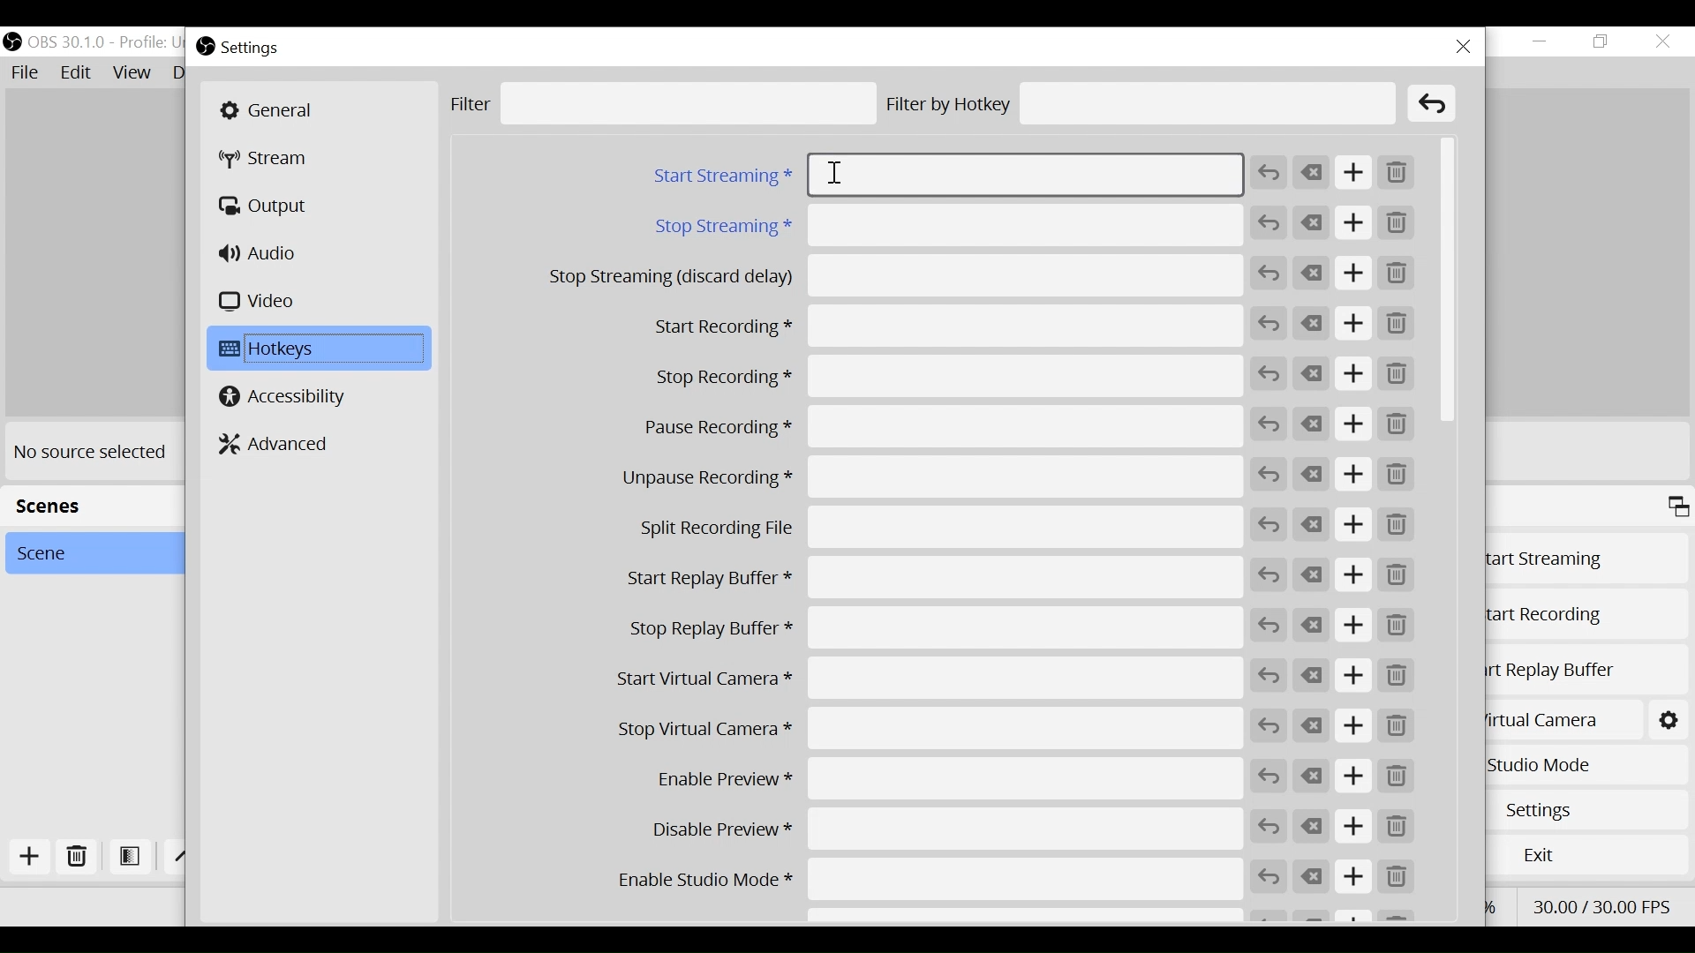 This screenshot has height=953, width=1695. Describe the element at coordinates (133, 72) in the screenshot. I see `View` at that location.